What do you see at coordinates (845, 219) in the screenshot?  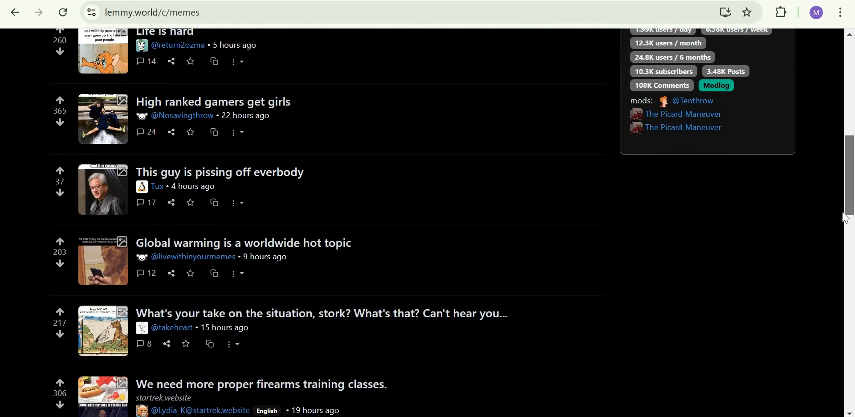 I see `cursor` at bounding box center [845, 219].